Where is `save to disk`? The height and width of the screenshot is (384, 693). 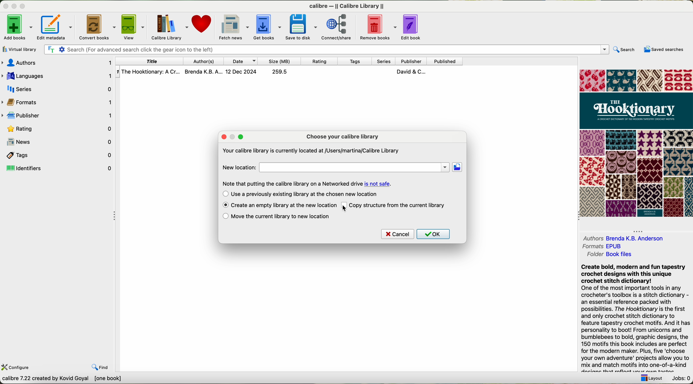
save to disk is located at coordinates (302, 27).